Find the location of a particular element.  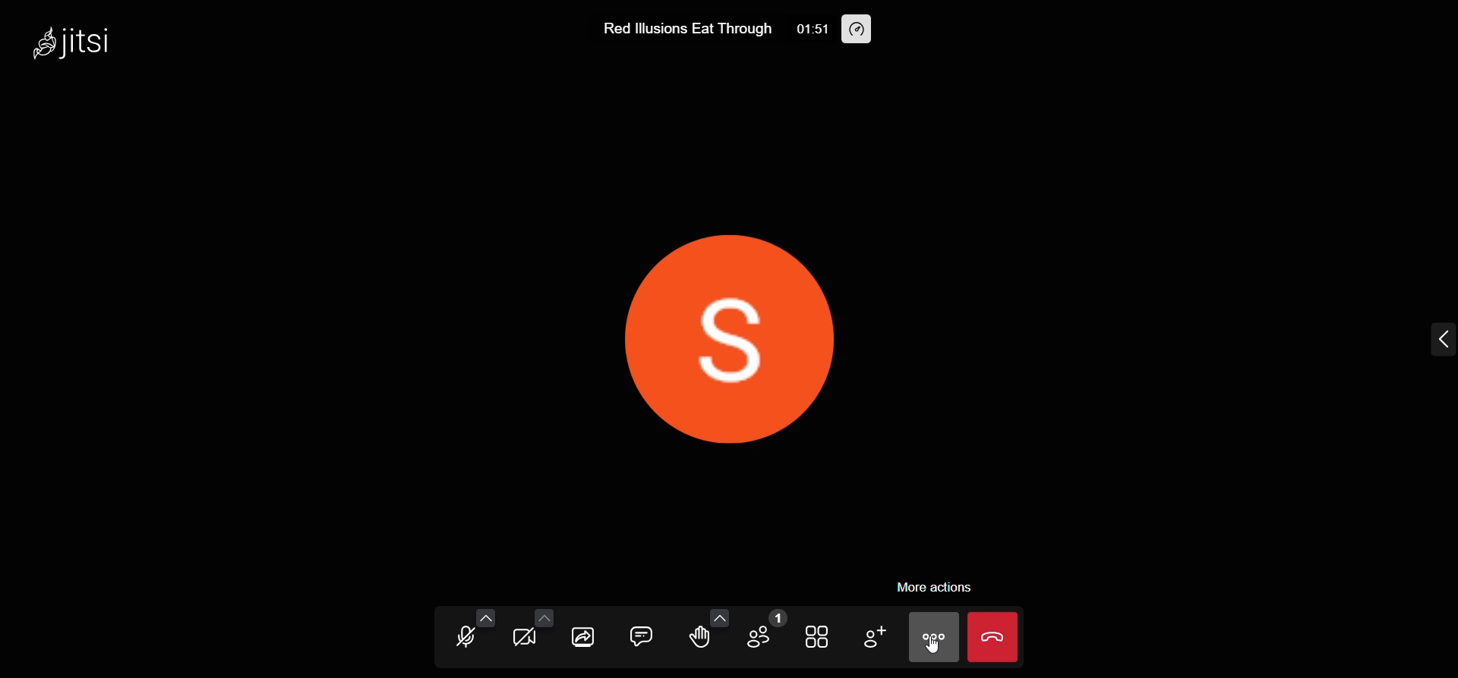

participants is located at coordinates (761, 632).